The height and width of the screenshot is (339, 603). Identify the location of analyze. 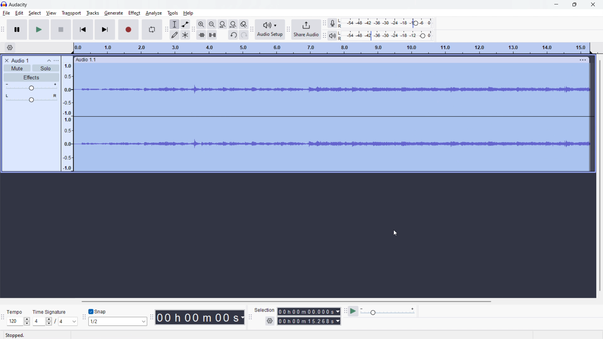
(153, 13).